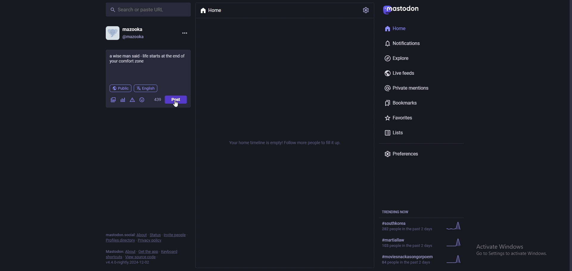  What do you see at coordinates (142, 257) in the screenshot?
I see `View source code` at bounding box center [142, 257].